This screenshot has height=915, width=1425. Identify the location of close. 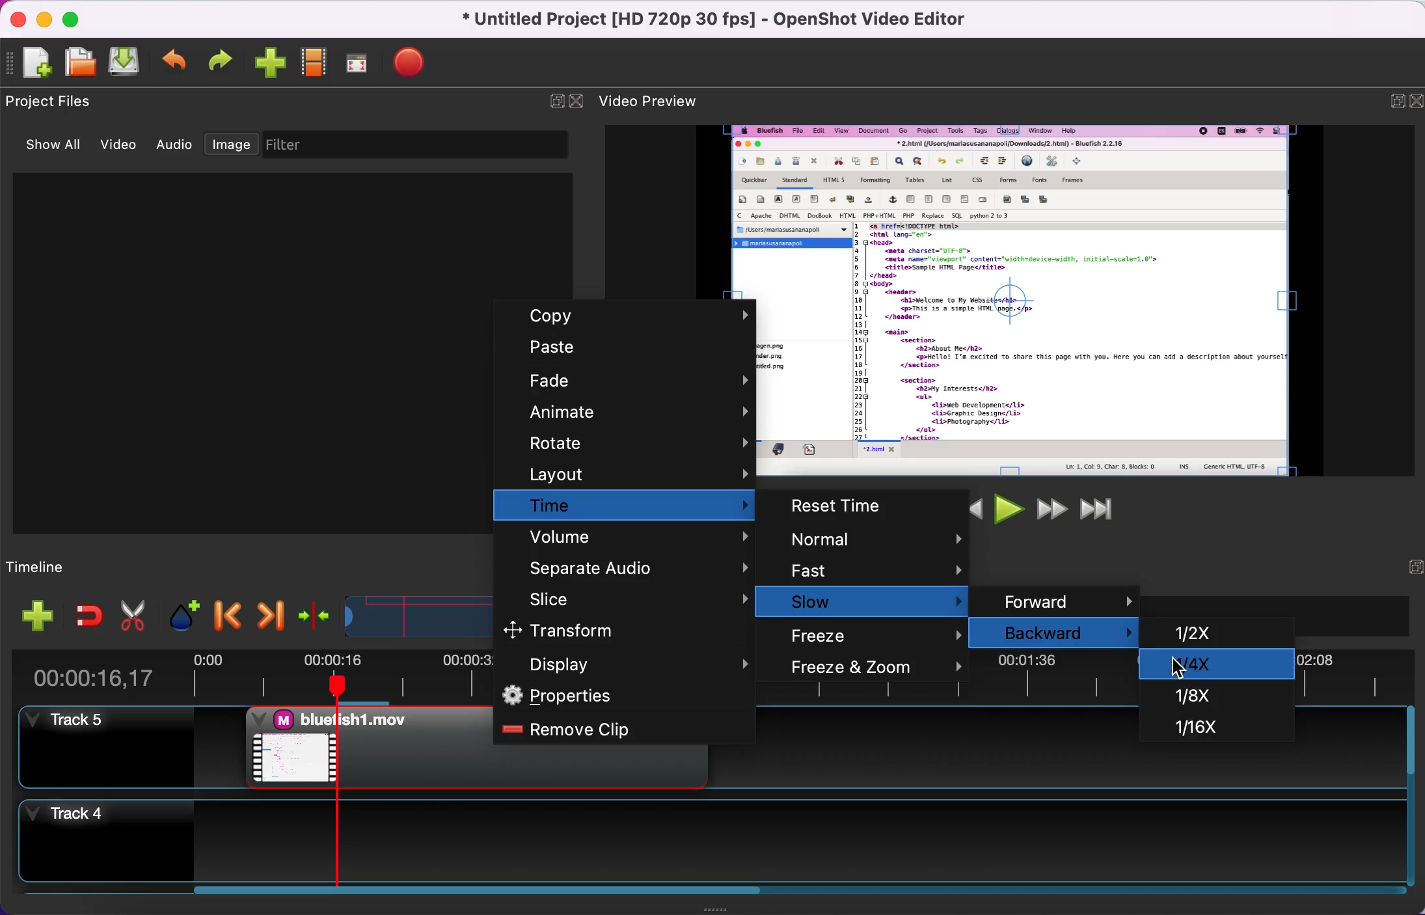
(21, 21).